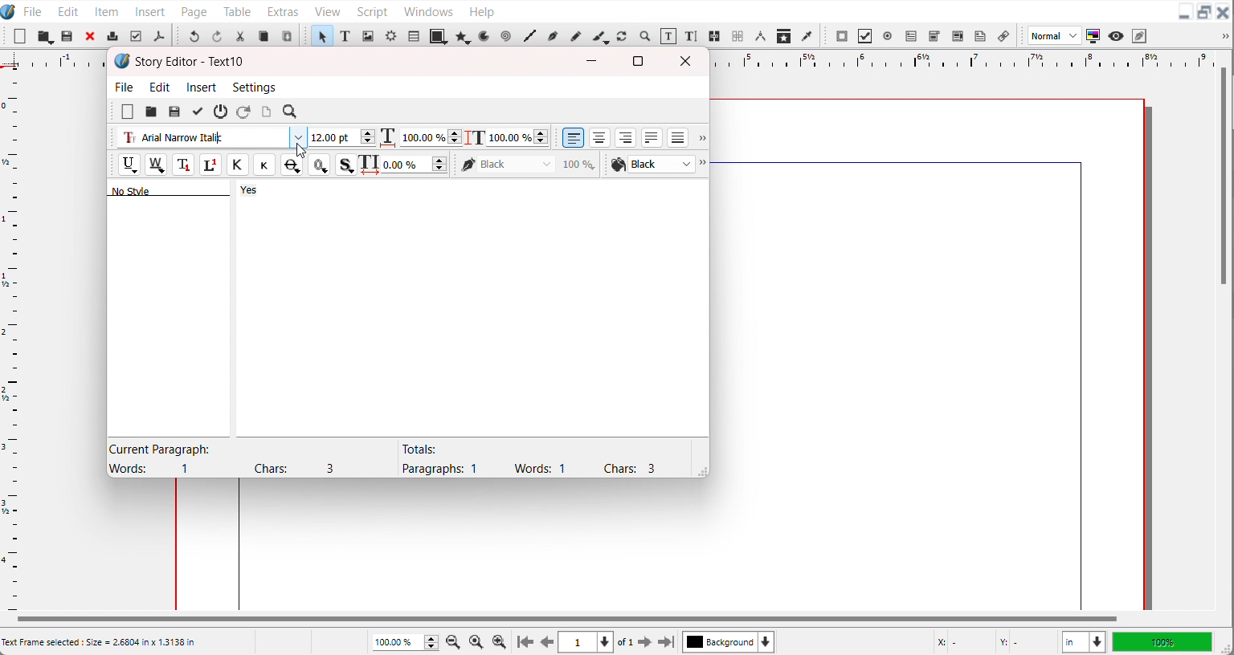 Image resolution: width=1234 pixels, height=655 pixels. I want to click on Go to first page, so click(525, 641).